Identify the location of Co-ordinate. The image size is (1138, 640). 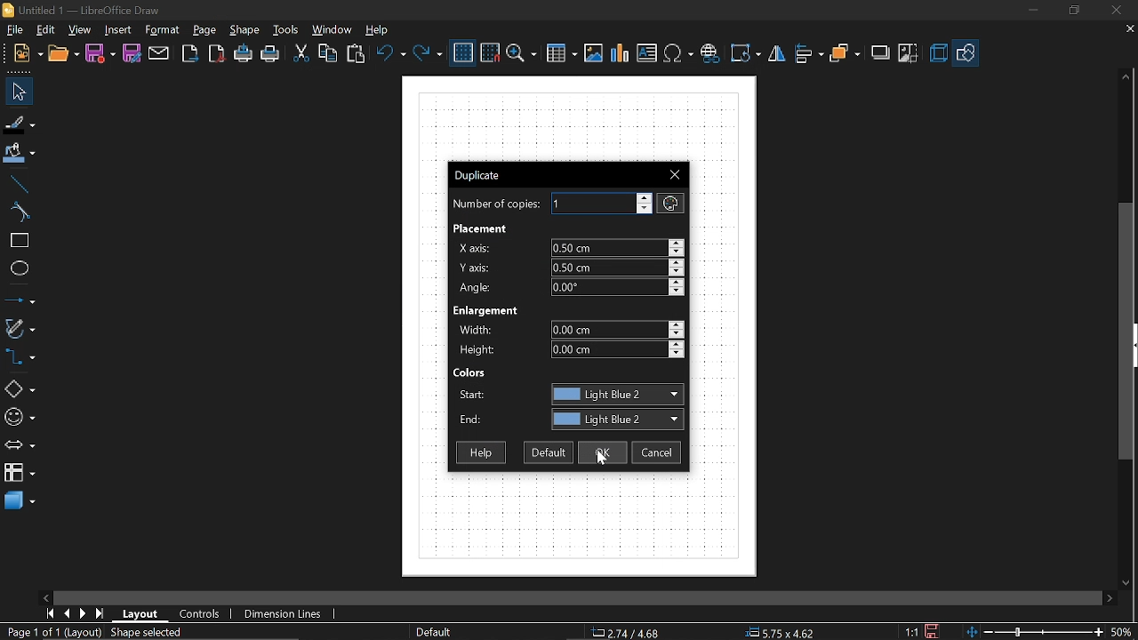
(623, 633).